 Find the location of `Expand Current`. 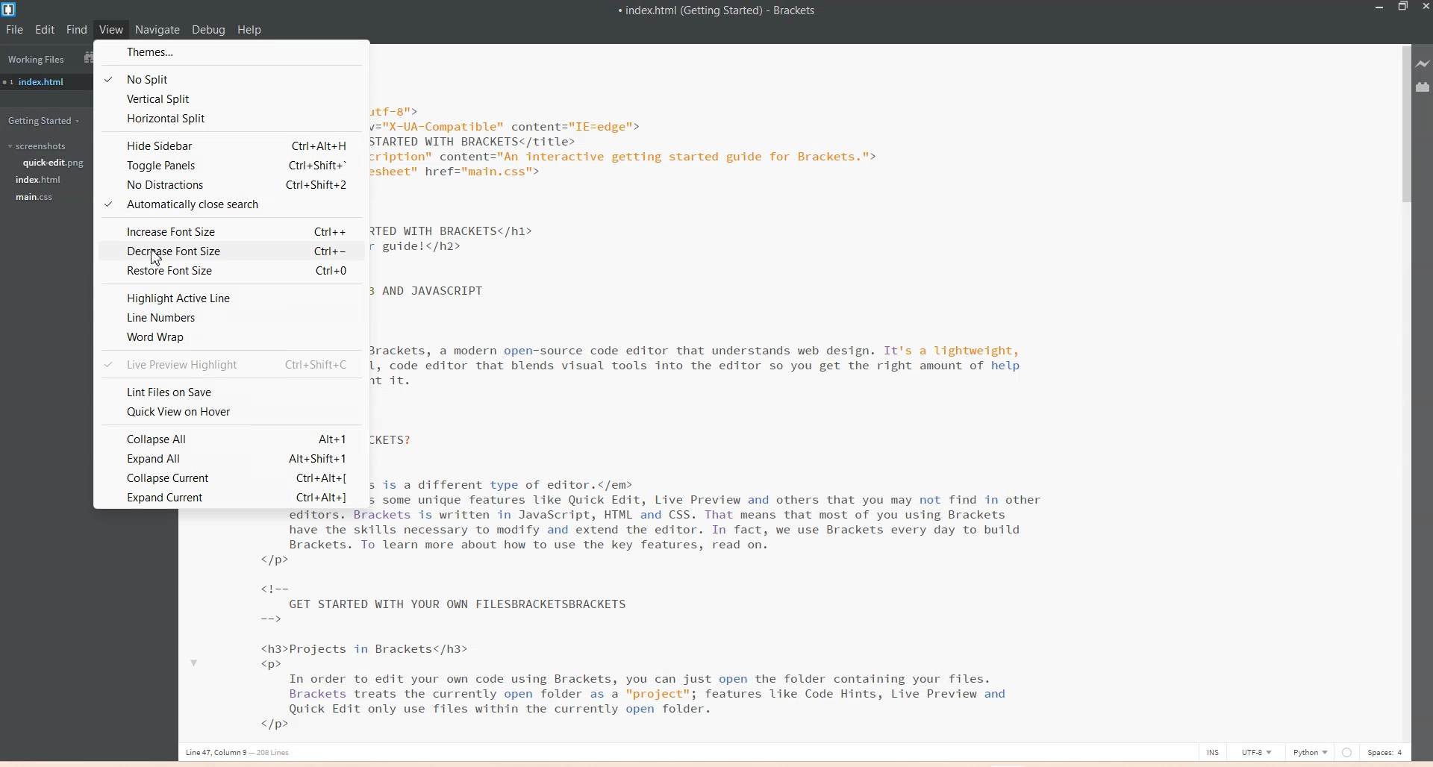

Expand Current is located at coordinates (231, 498).